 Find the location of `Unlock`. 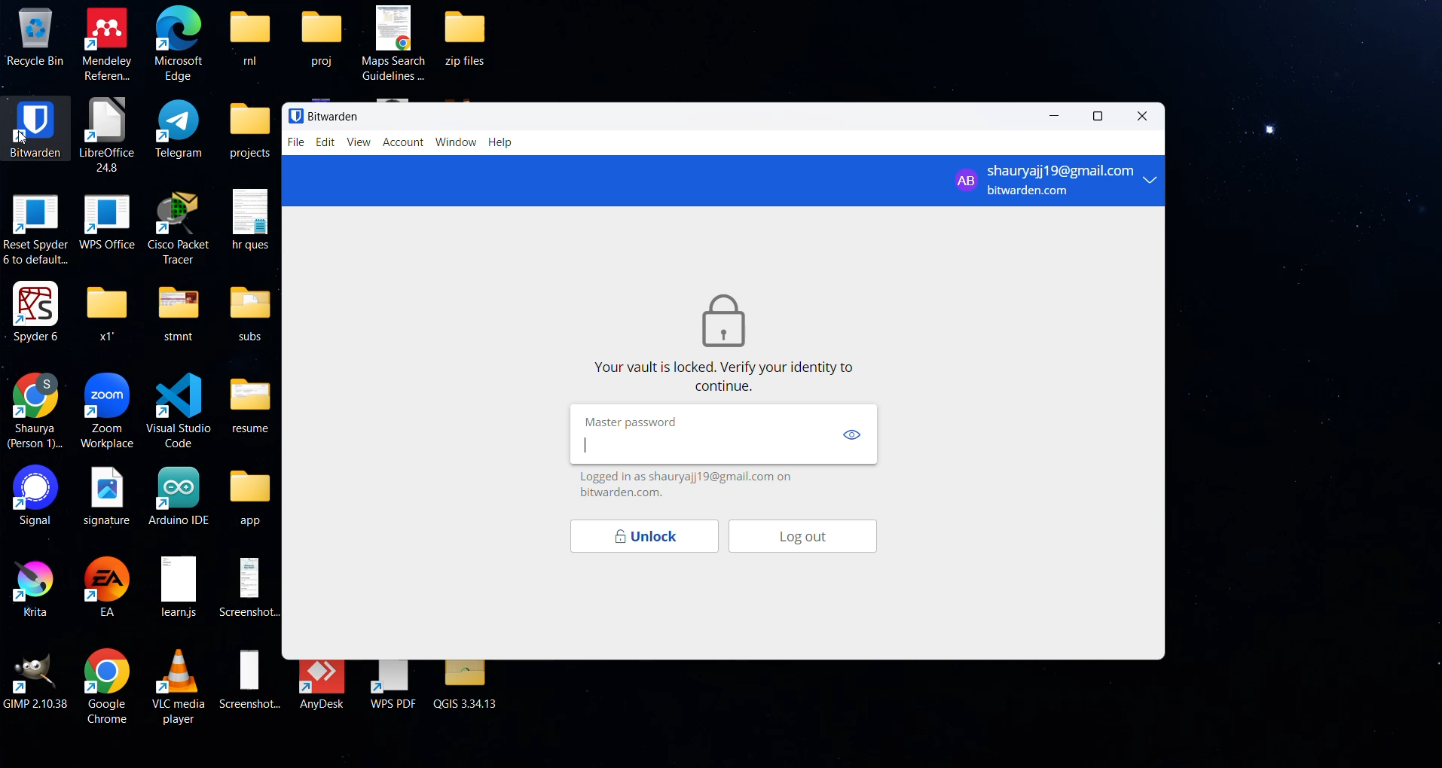

Unlock is located at coordinates (640, 538).